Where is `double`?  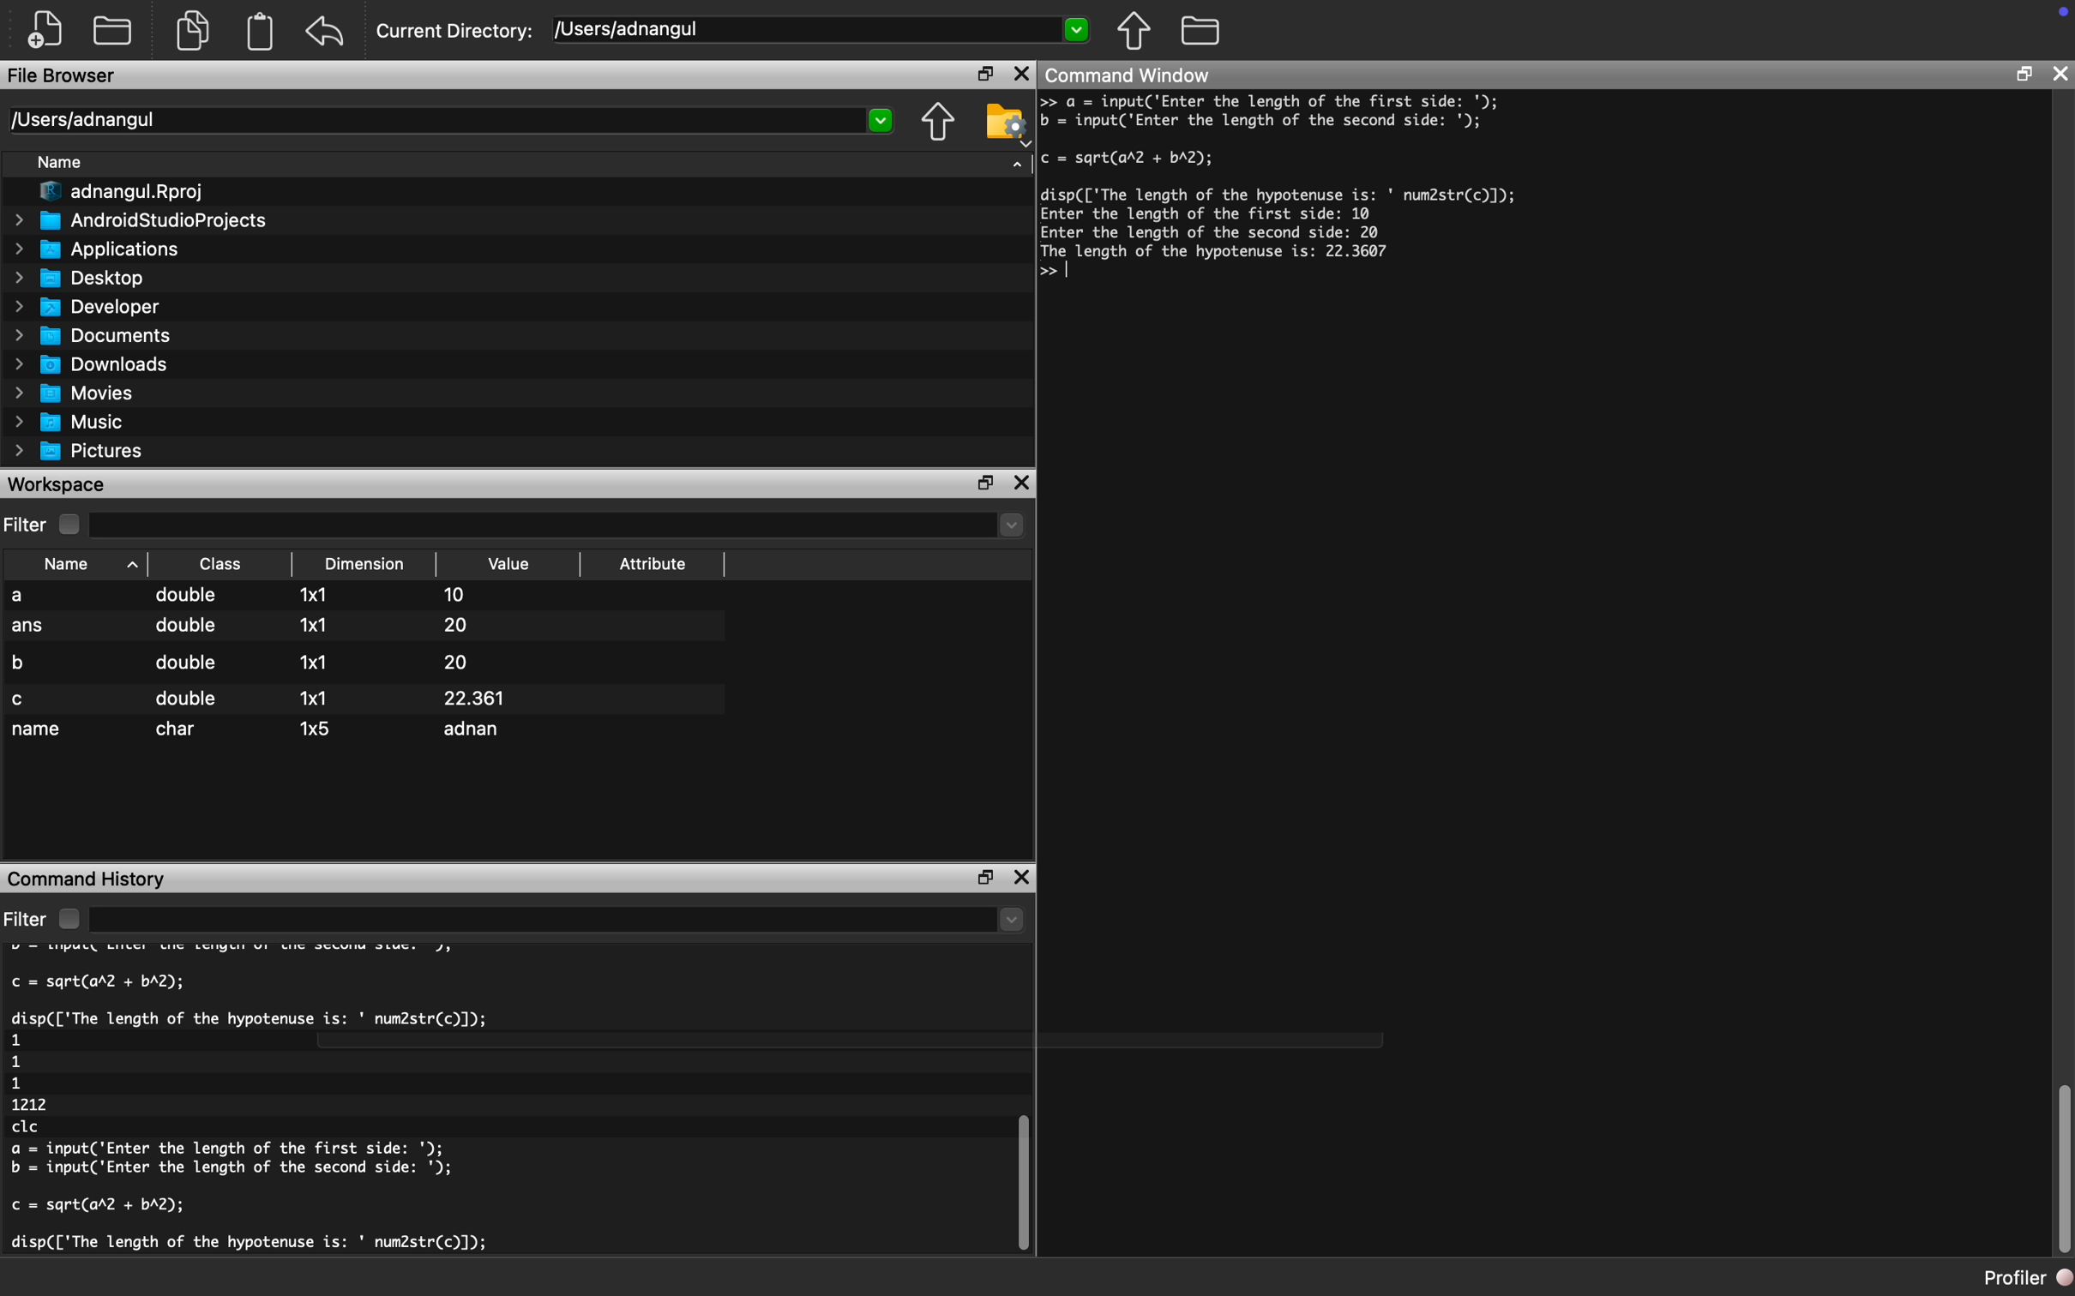
double is located at coordinates (183, 631).